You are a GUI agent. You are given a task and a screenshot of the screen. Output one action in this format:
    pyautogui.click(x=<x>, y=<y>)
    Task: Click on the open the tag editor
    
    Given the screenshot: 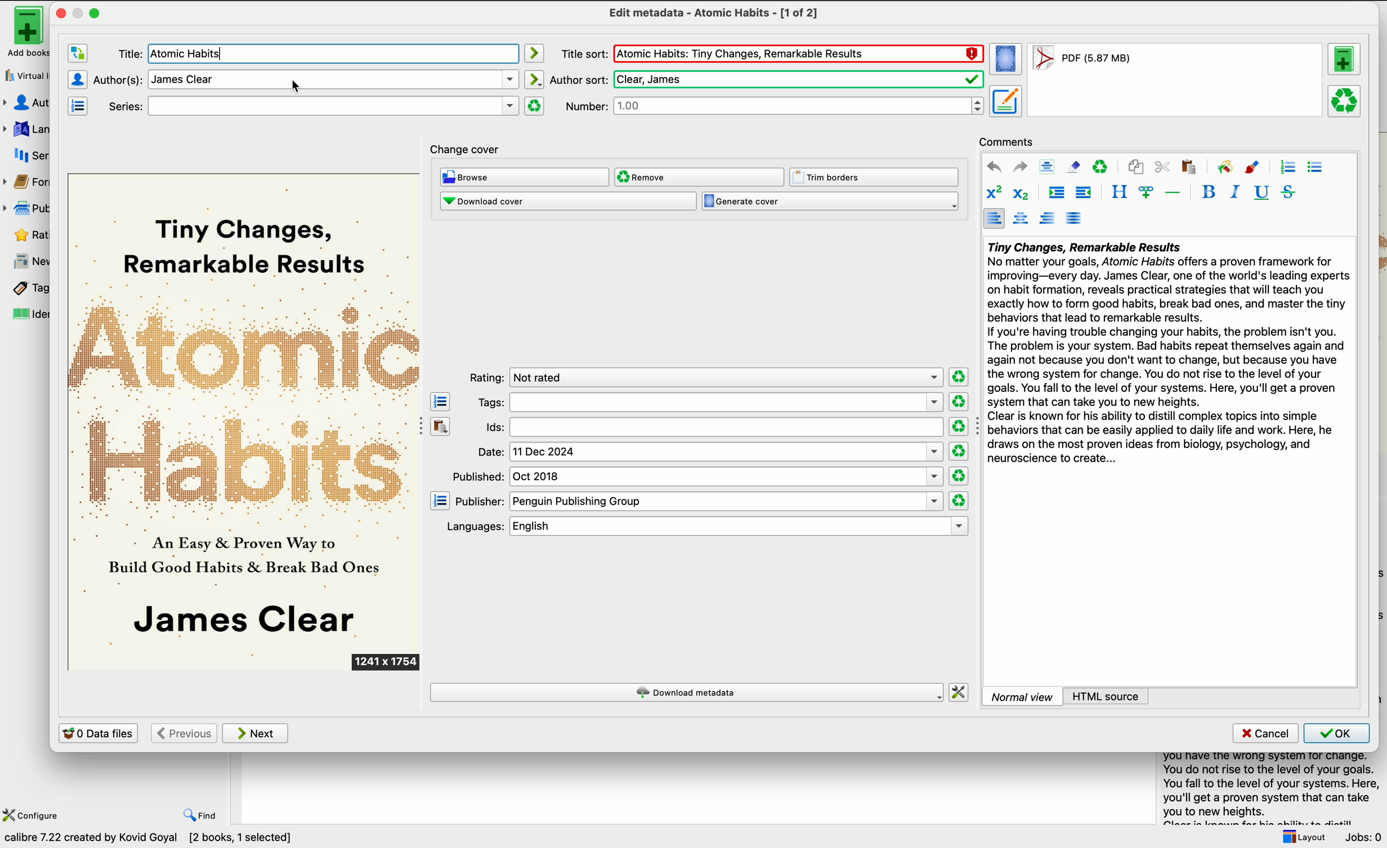 What is the action you would take?
    pyautogui.click(x=440, y=401)
    